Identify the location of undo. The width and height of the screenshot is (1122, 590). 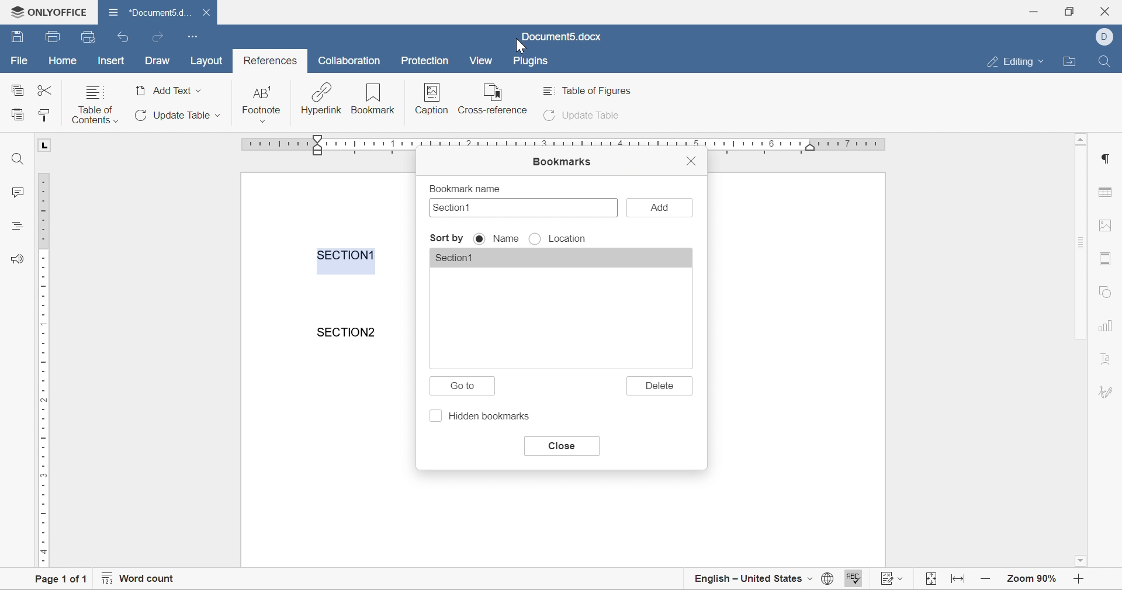
(124, 38).